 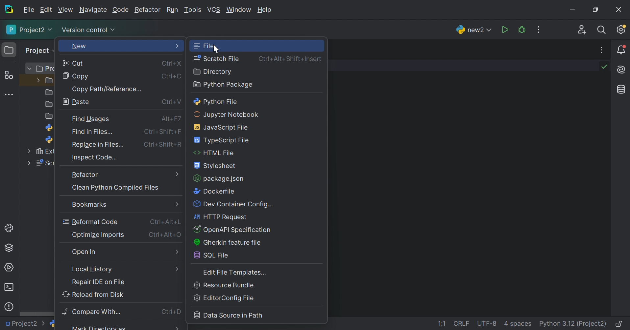 I want to click on Project, so click(x=38, y=50).